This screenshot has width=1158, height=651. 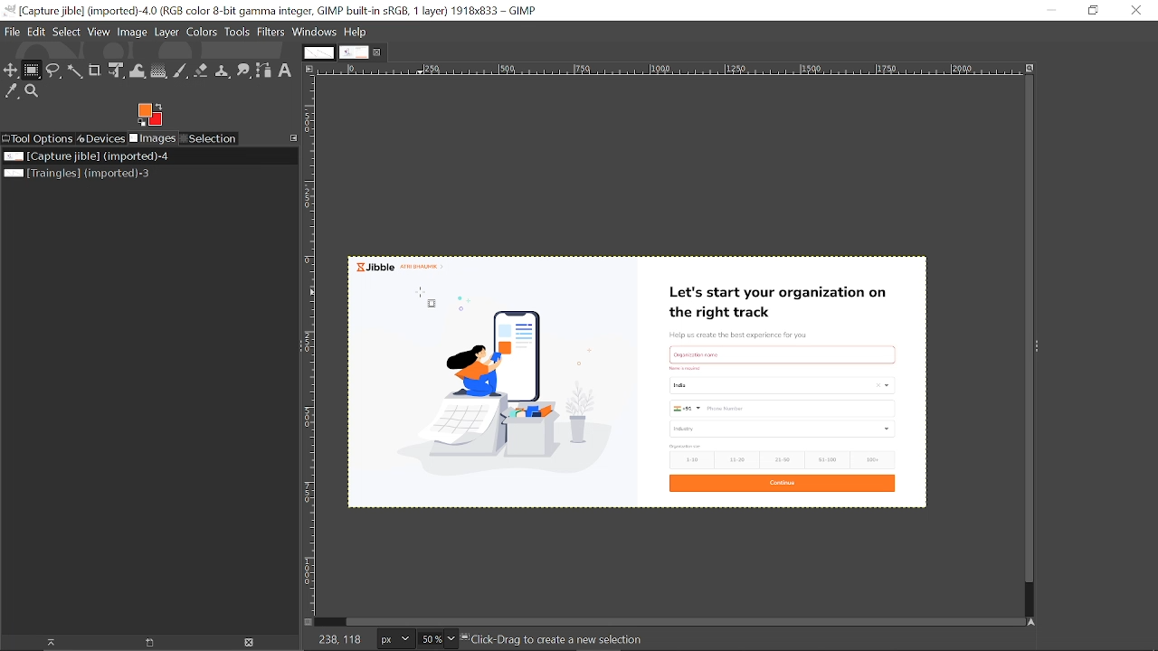 What do you see at coordinates (52, 71) in the screenshot?
I see `Free select tool` at bounding box center [52, 71].